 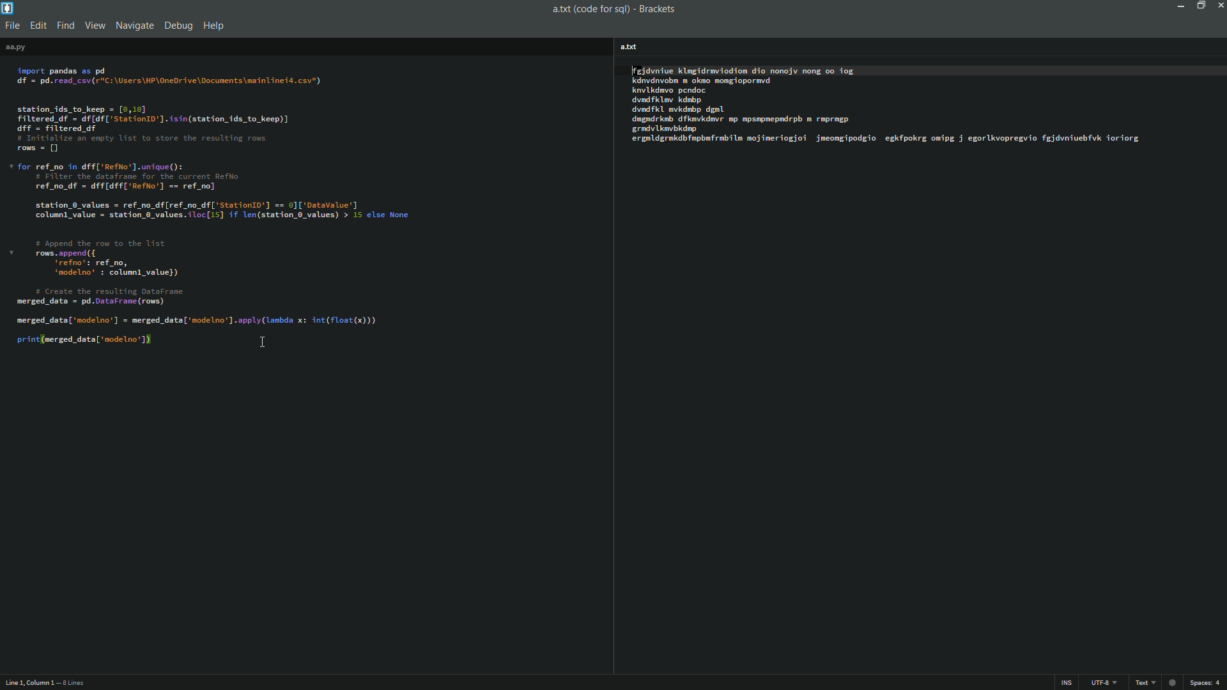 What do you see at coordinates (1219, 8) in the screenshot?
I see `close app` at bounding box center [1219, 8].